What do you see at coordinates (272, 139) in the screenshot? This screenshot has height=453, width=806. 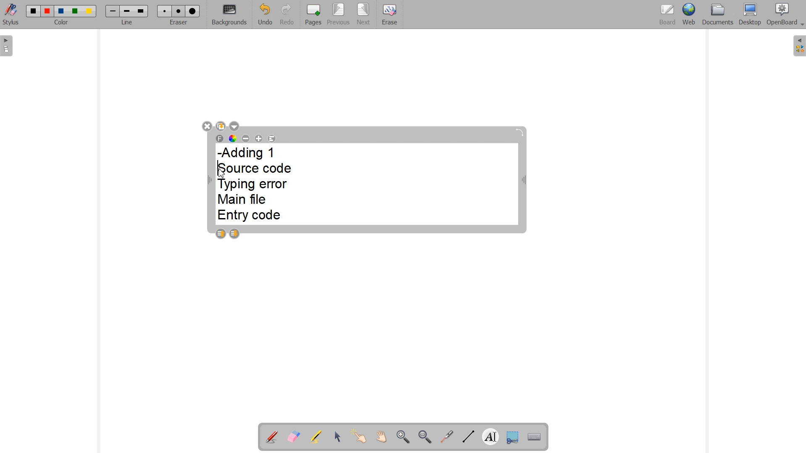 I see `Text Alignment` at bounding box center [272, 139].